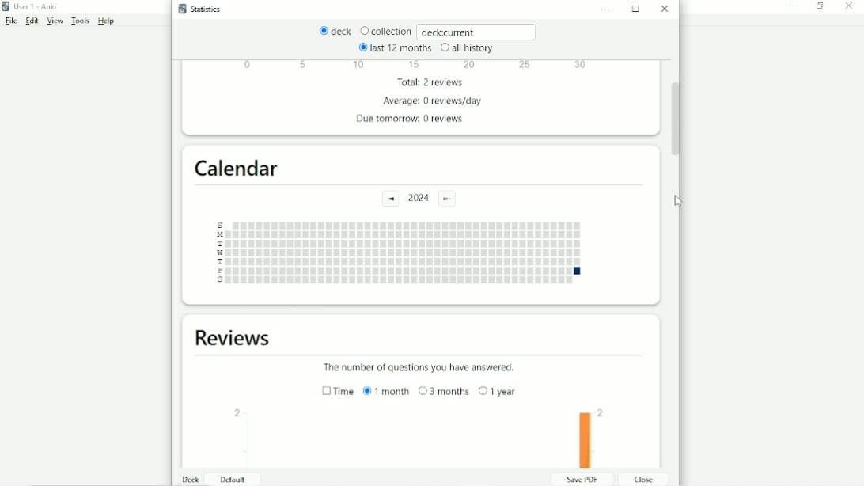  What do you see at coordinates (389, 197) in the screenshot?
I see `Previous` at bounding box center [389, 197].